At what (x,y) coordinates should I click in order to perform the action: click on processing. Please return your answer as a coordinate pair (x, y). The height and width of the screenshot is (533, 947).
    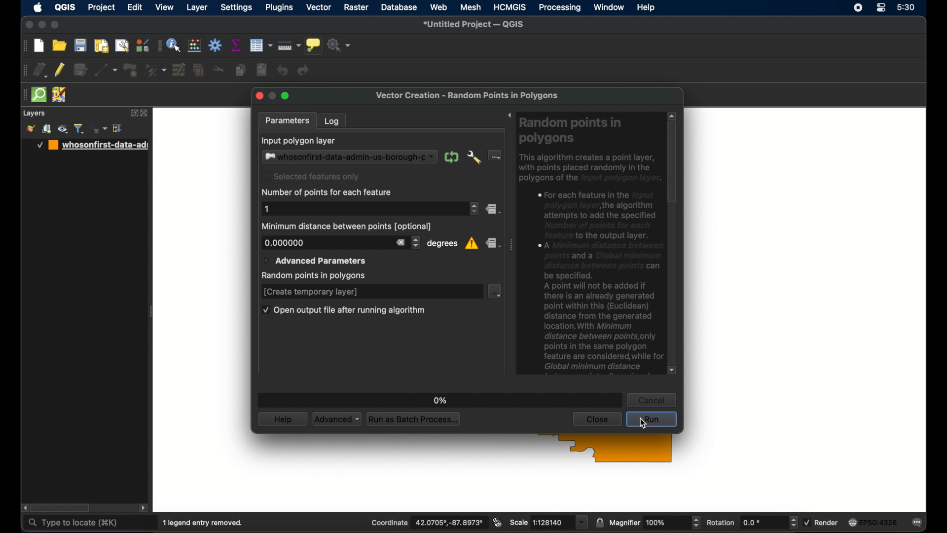
    Looking at the image, I should click on (559, 7).